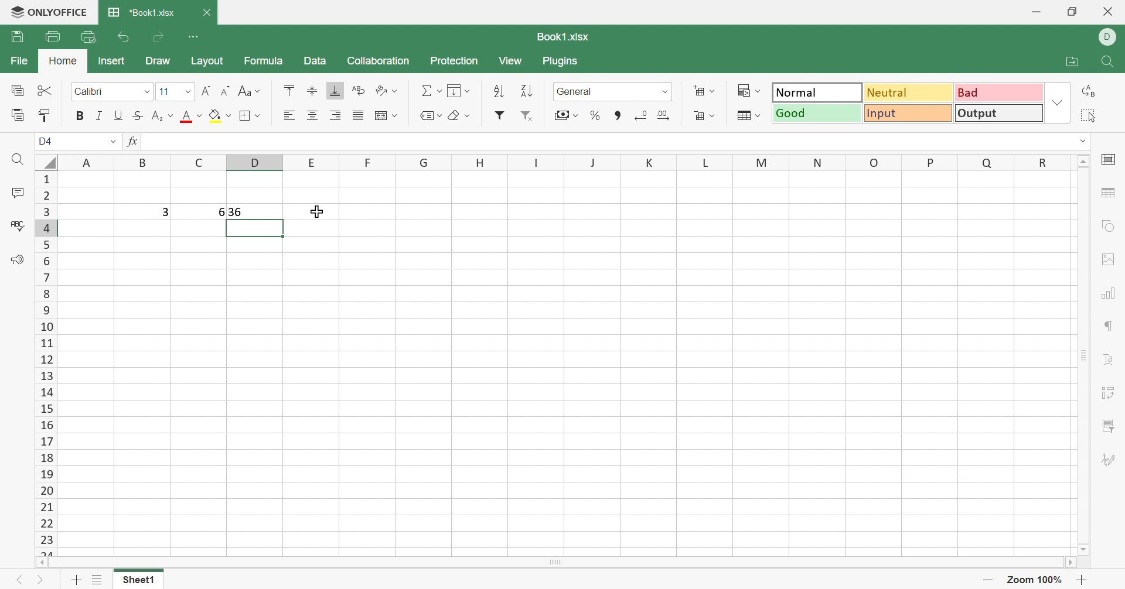 The width and height of the screenshot is (1125, 589). What do you see at coordinates (1110, 392) in the screenshot?
I see `Pivot table settings` at bounding box center [1110, 392].